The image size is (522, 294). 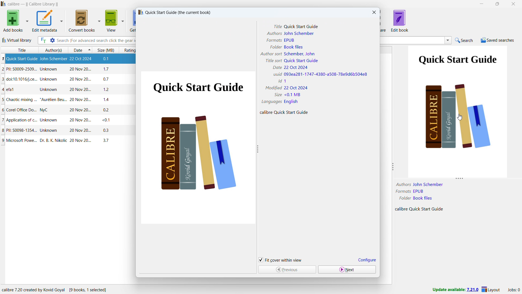 What do you see at coordinates (52, 40) in the screenshot?
I see `advanced search` at bounding box center [52, 40].